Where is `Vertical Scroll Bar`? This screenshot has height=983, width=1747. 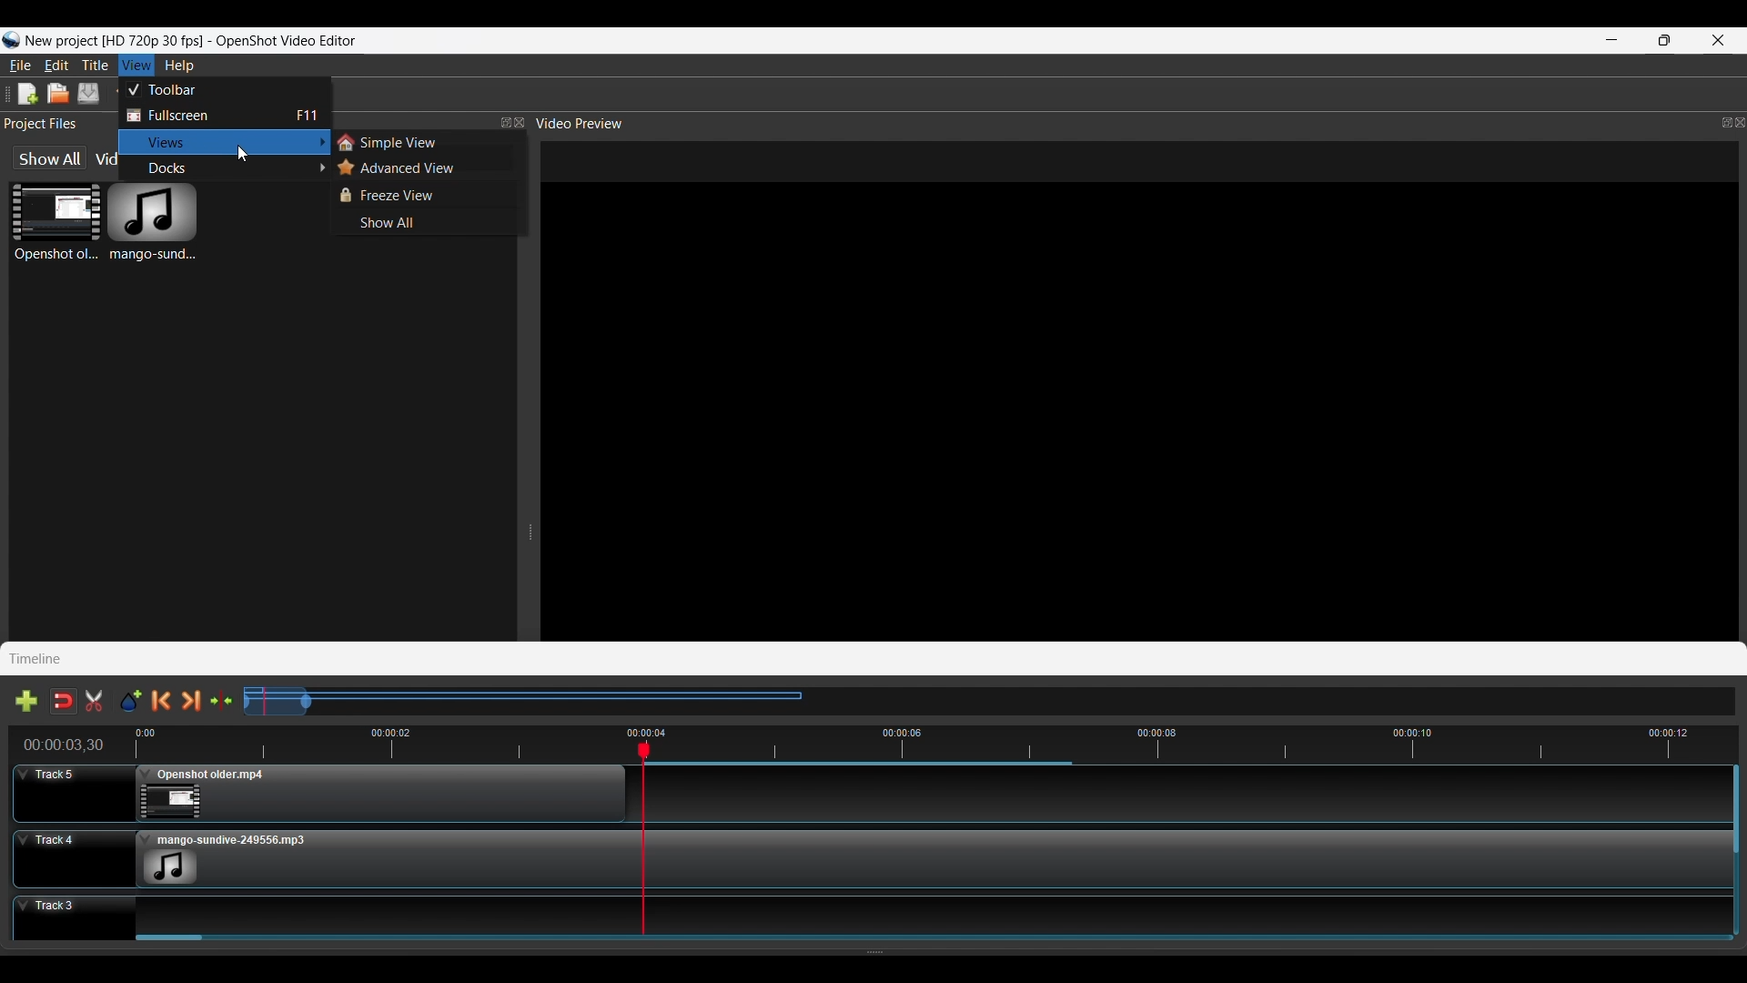 Vertical Scroll Bar is located at coordinates (1735, 847).